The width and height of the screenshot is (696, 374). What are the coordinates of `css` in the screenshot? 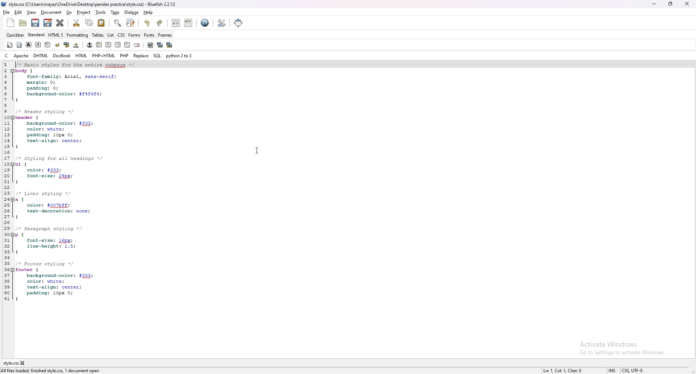 It's located at (121, 35).